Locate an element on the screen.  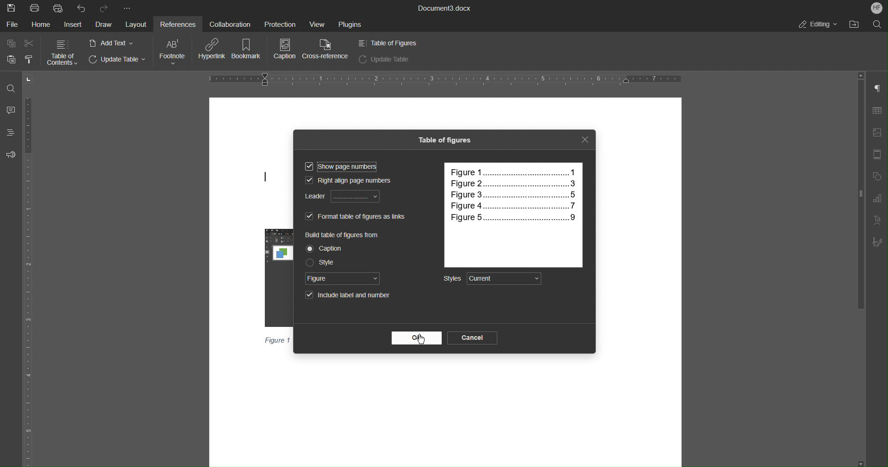
Vertical Ruler is located at coordinates (29, 281).